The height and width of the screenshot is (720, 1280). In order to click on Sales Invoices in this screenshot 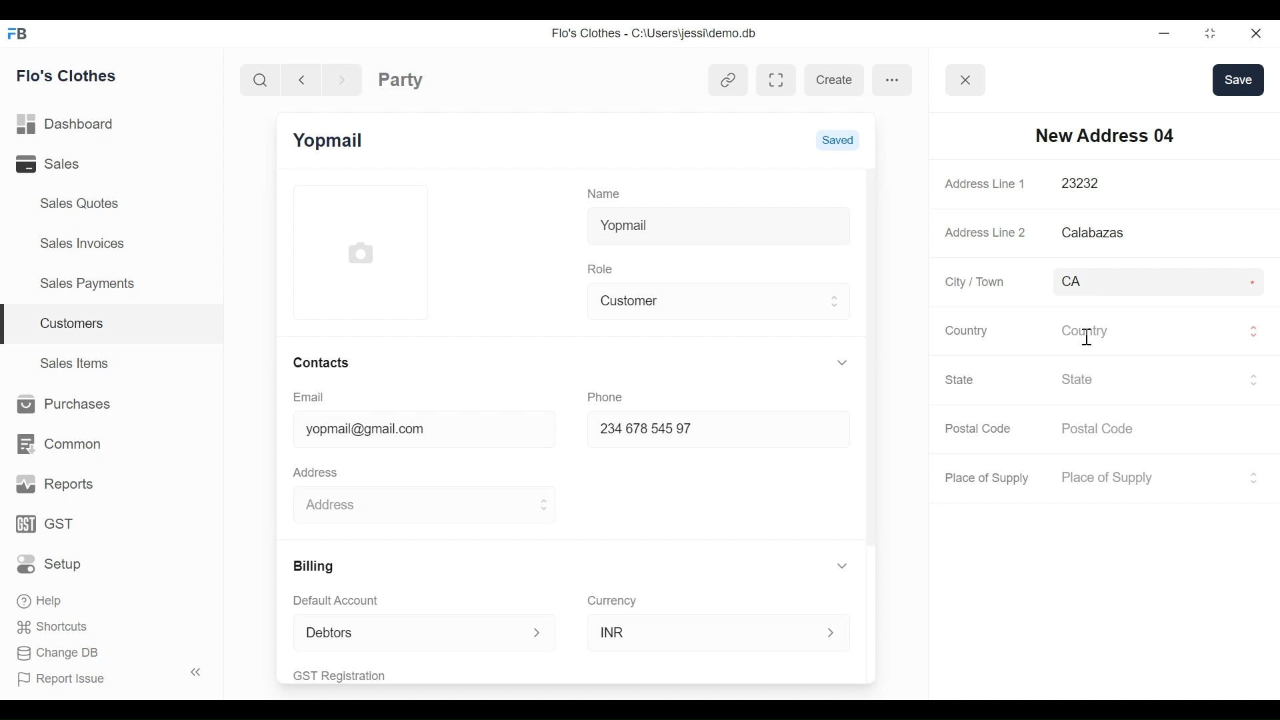, I will do `click(84, 242)`.